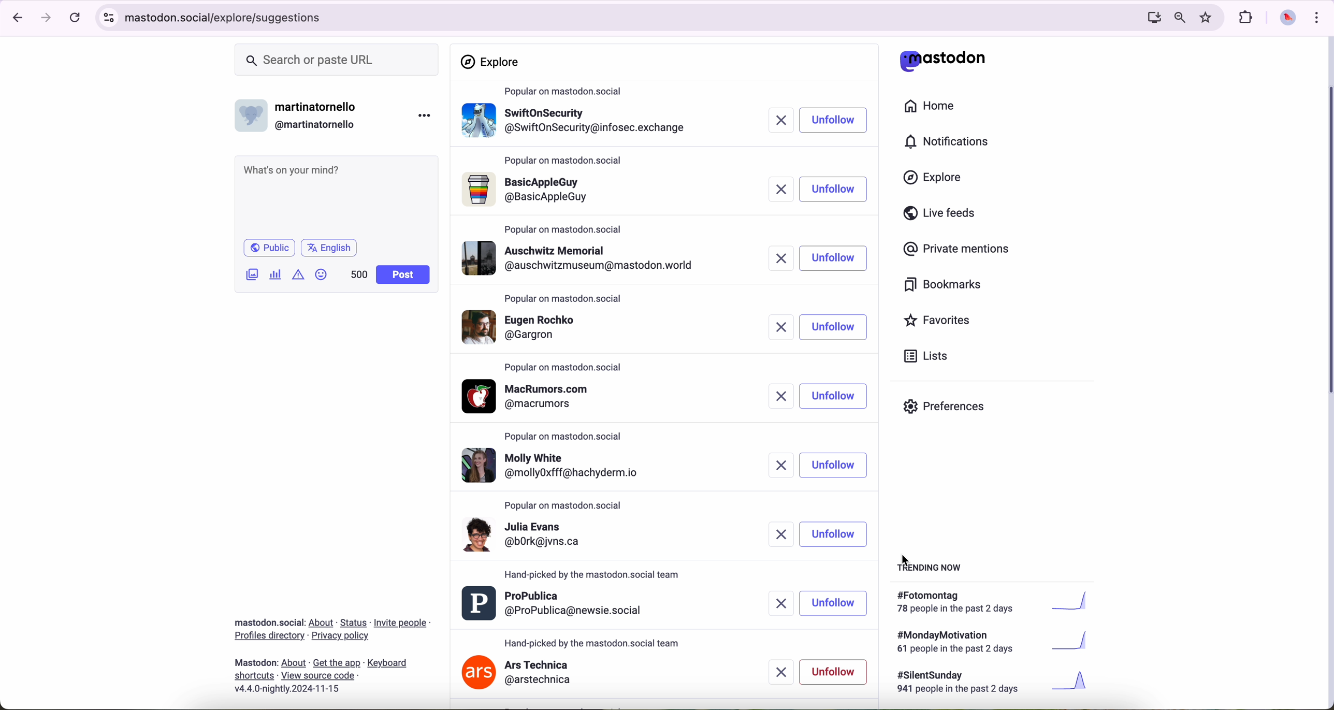 The image size is (1334, 710). What do you see at coordinates (569, 506) in the screenshot?
I see `popular on mastodon.social` at bounding box center [569, 506].